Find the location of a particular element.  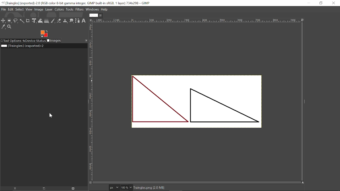

Current image is located at coordinates (197, 102).